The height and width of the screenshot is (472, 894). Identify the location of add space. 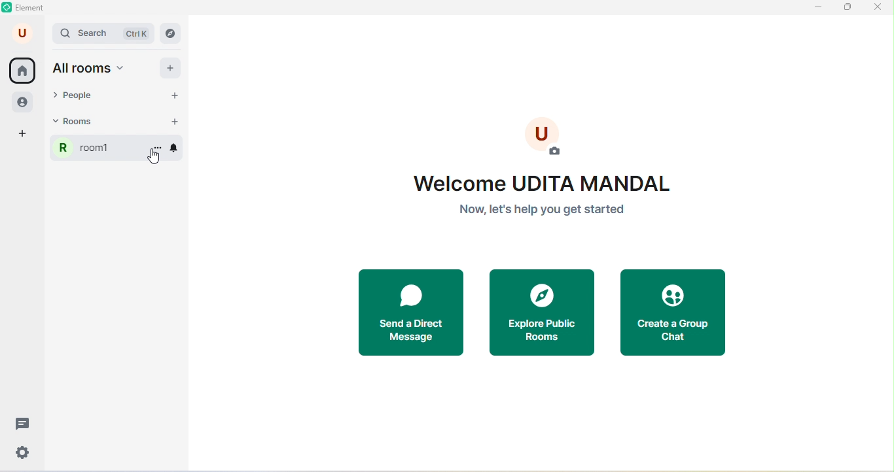
(24, 134).